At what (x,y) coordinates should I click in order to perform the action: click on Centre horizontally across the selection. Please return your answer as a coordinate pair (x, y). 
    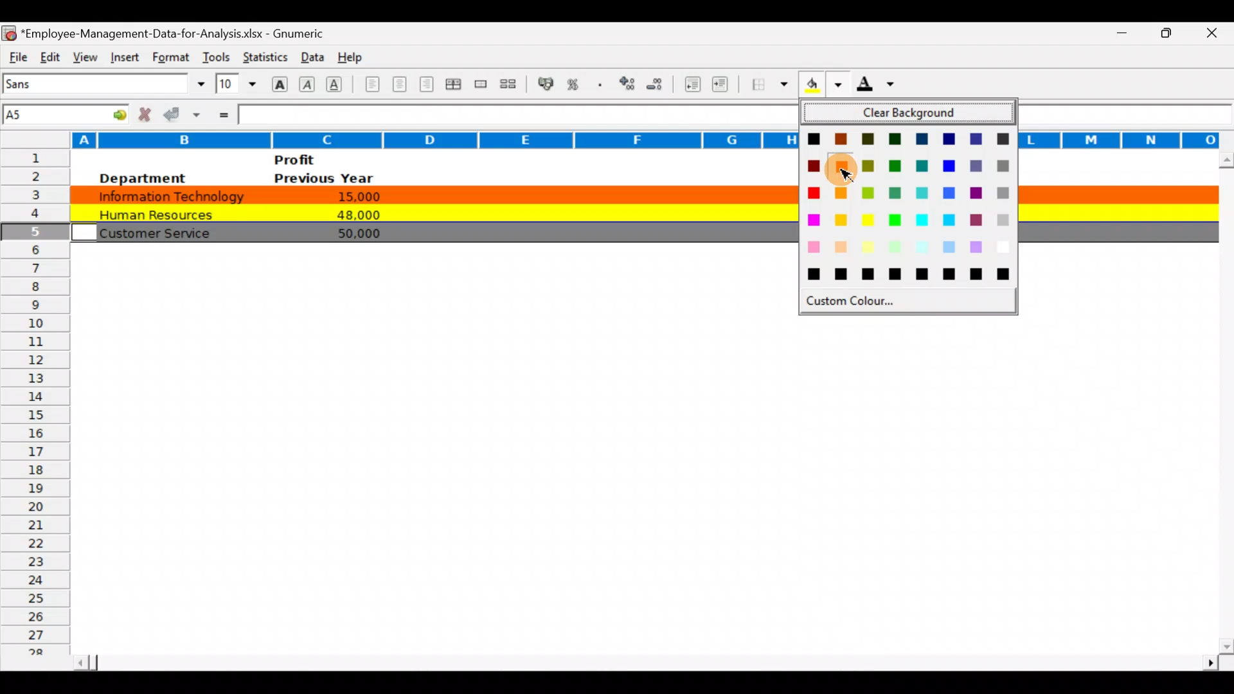
    Looking at the image, I should click on (456, 86).